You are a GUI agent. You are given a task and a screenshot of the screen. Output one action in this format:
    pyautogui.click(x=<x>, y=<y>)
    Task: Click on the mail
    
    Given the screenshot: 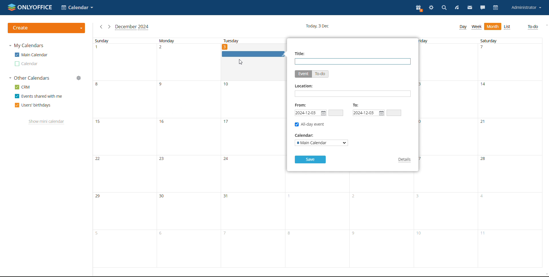 What is the action you would take?
    pyautogui.click(x=470, y=8)
    